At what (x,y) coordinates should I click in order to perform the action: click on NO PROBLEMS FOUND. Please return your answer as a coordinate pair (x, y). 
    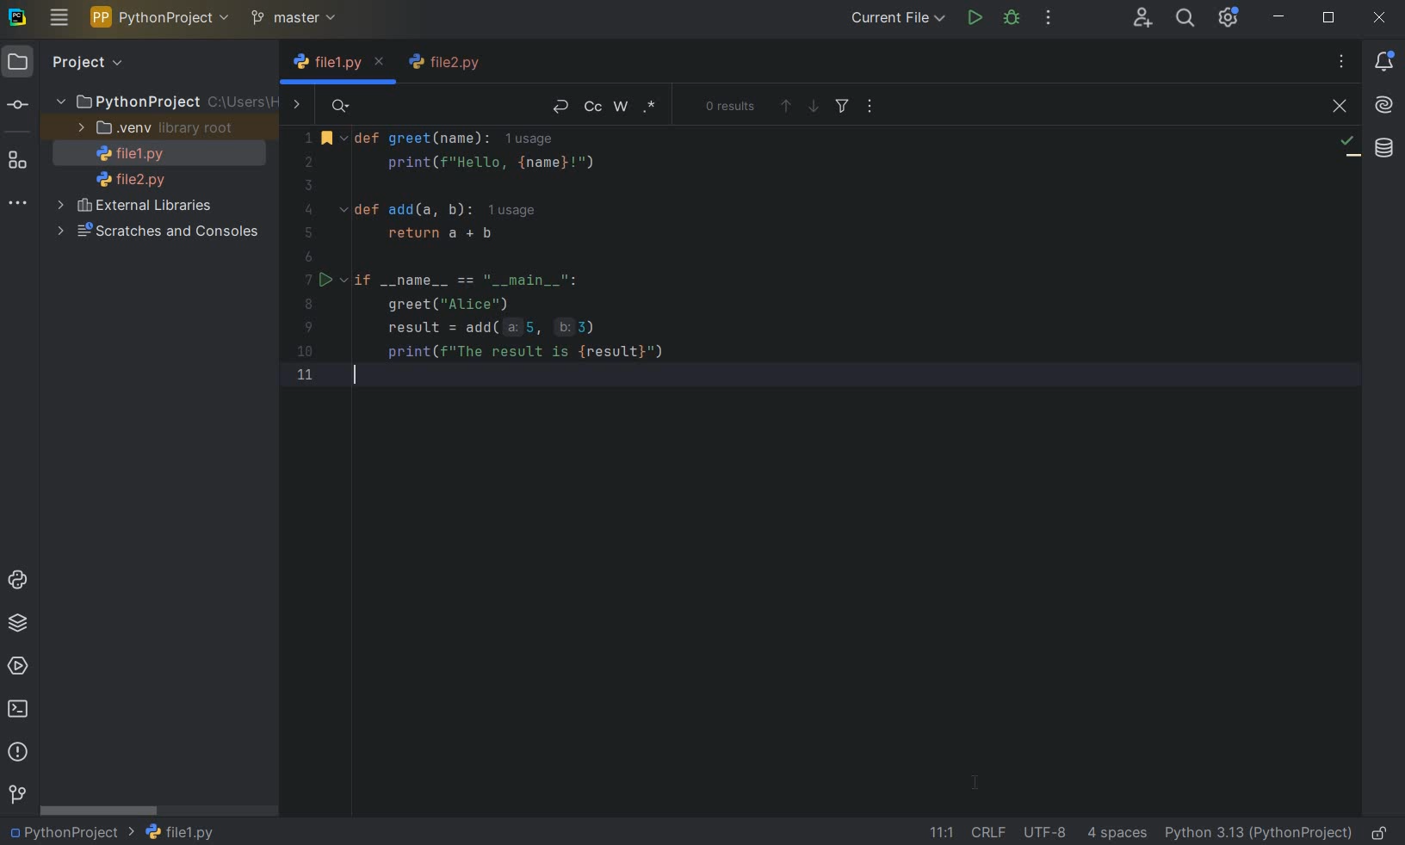
    Looking at the image, I should click on (1348, 146).